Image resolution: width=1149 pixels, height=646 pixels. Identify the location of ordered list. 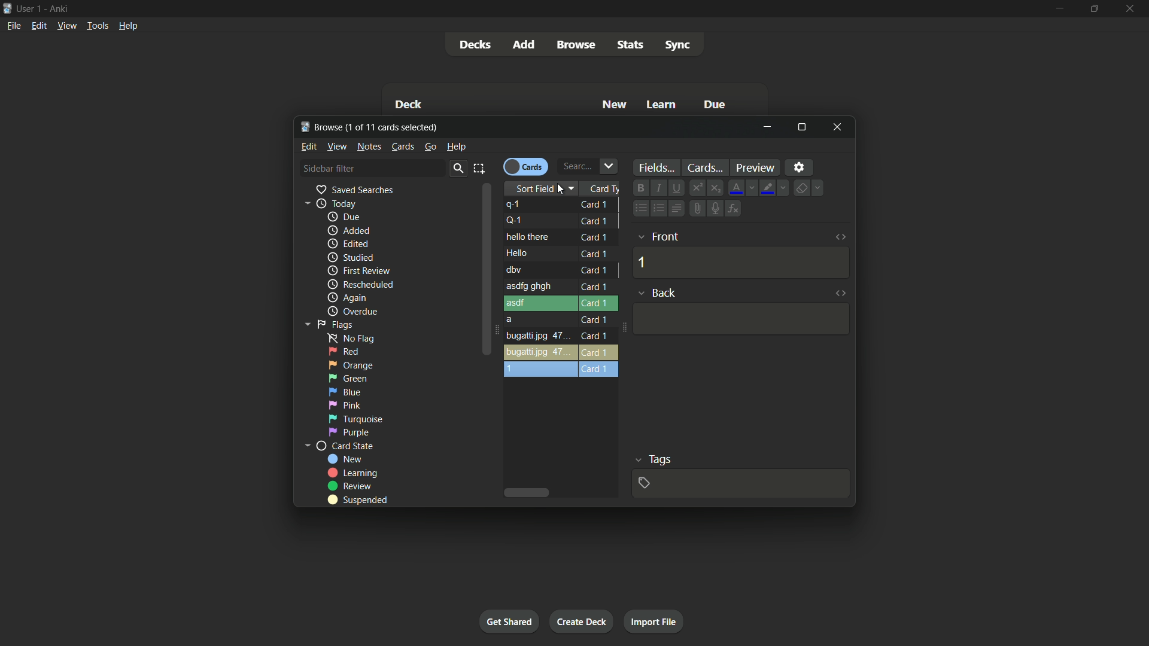
(656, 208).